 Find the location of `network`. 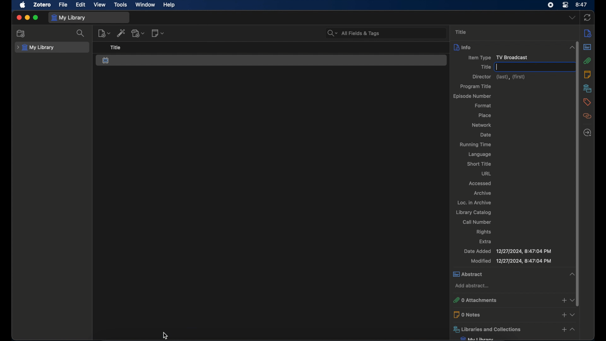

network is located at coordinates (481, 125).